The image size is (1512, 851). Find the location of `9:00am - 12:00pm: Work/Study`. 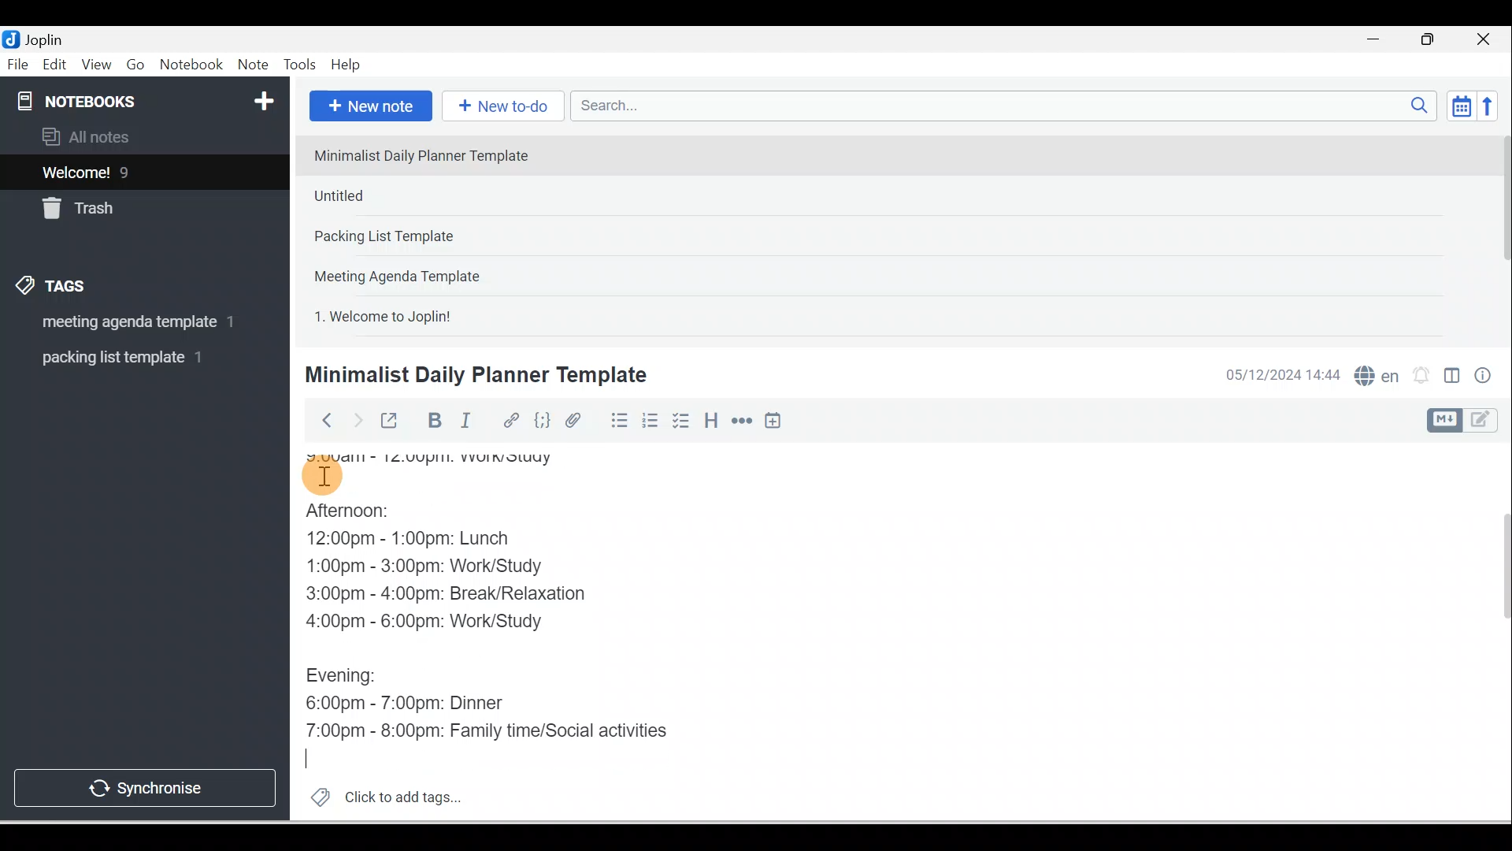

9:00am - 12:00pm: Work/Study is located at coordinates (454, 454).